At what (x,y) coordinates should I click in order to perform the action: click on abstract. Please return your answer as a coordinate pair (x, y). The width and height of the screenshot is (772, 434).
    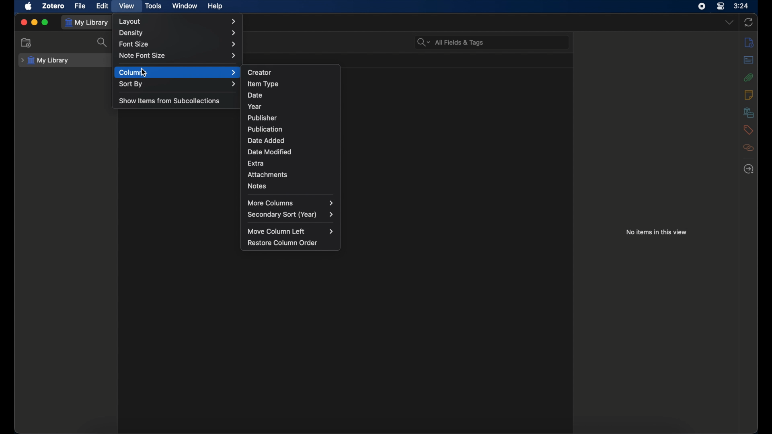
    Looking at the image, I should click on (749, 59).